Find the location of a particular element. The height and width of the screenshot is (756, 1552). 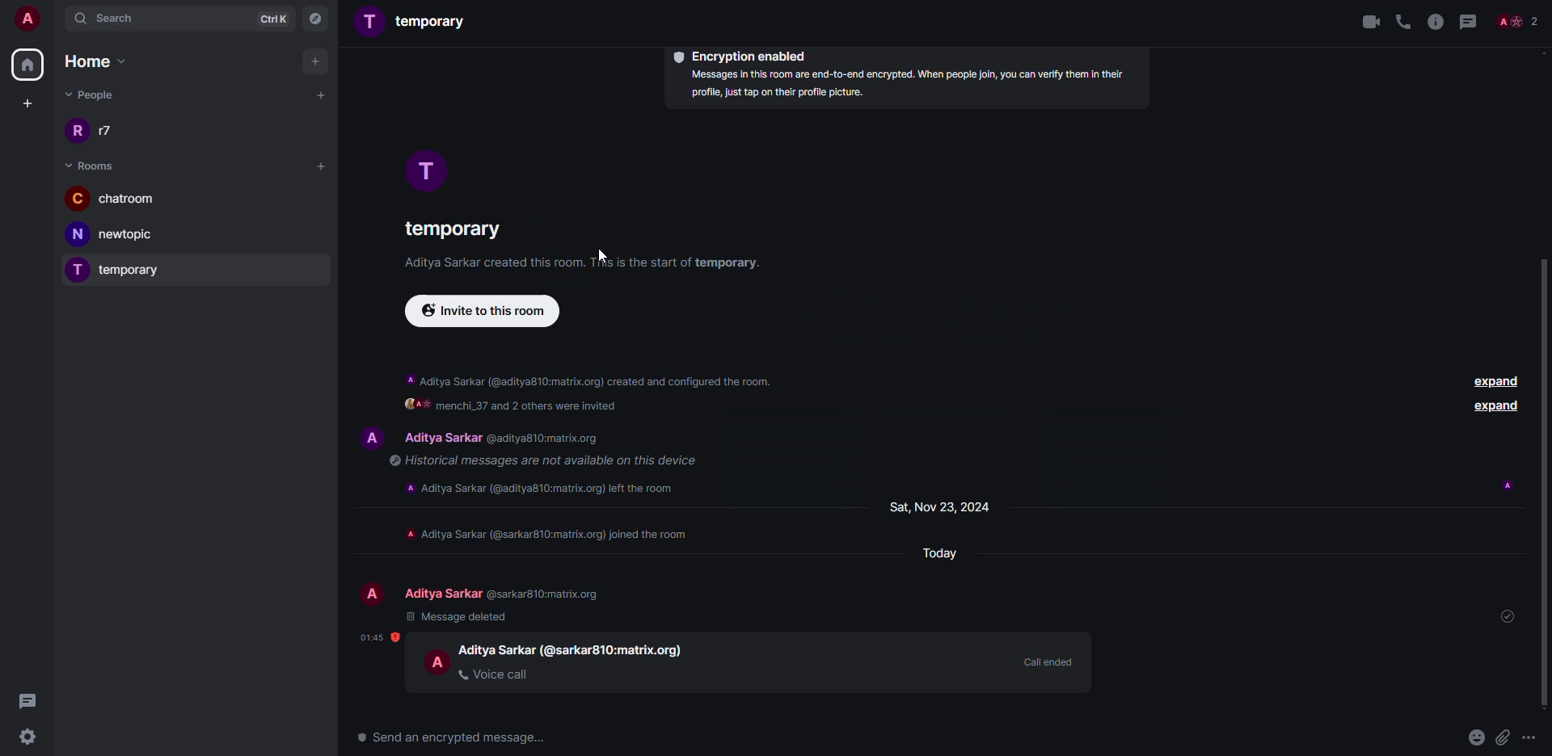

info is located at coordinates (545, 535).